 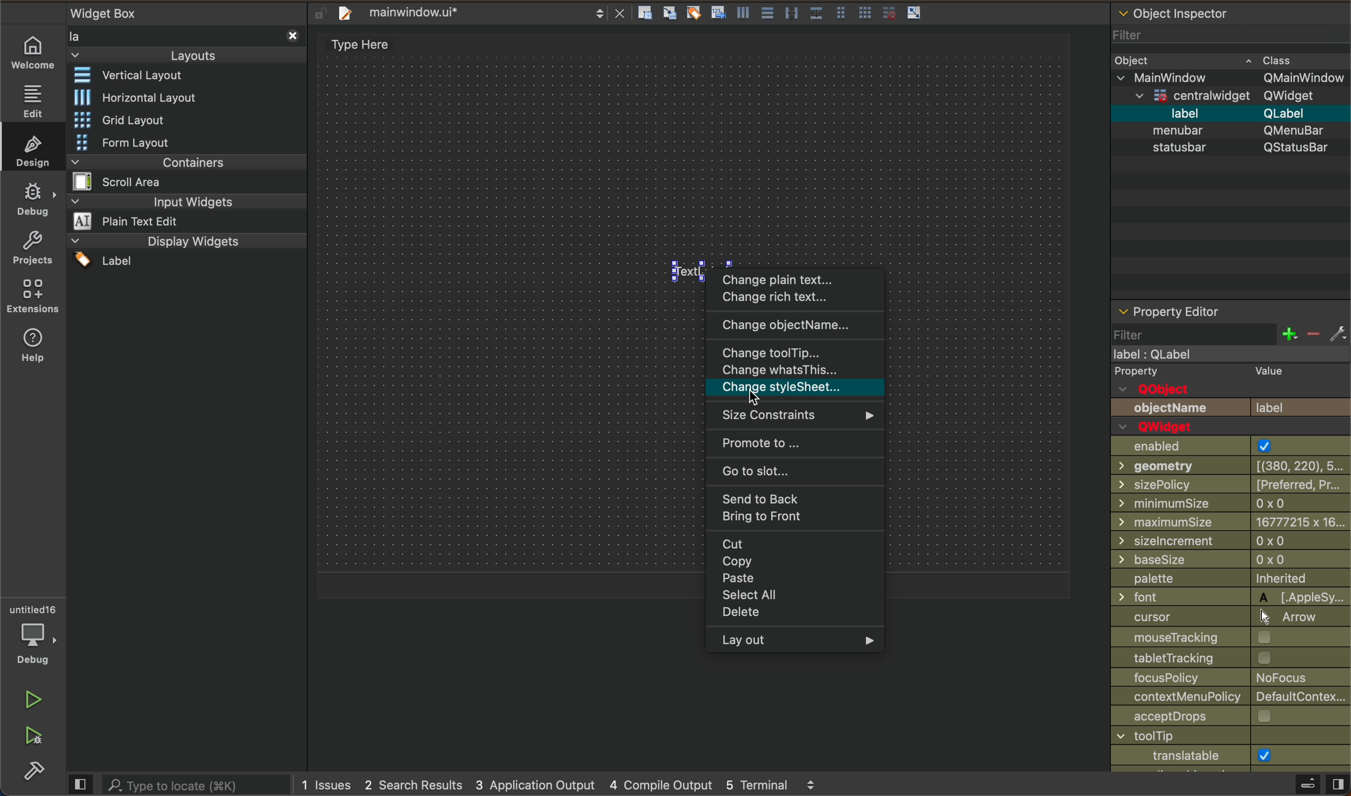 What do you see at coordinates (1229, 486) in the screenshot?
I see `size policy` at bounding box center [1229, 486].